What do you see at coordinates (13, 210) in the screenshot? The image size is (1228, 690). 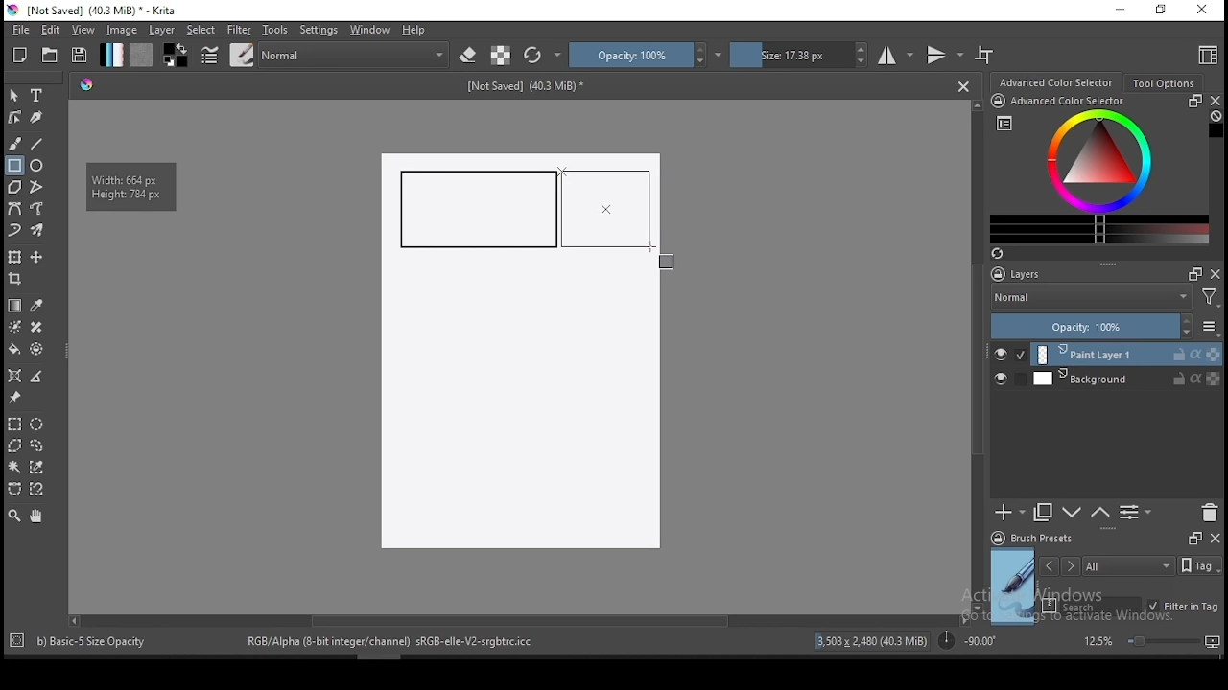 I see `bezier curve tool` at bounding box center [13, 210].